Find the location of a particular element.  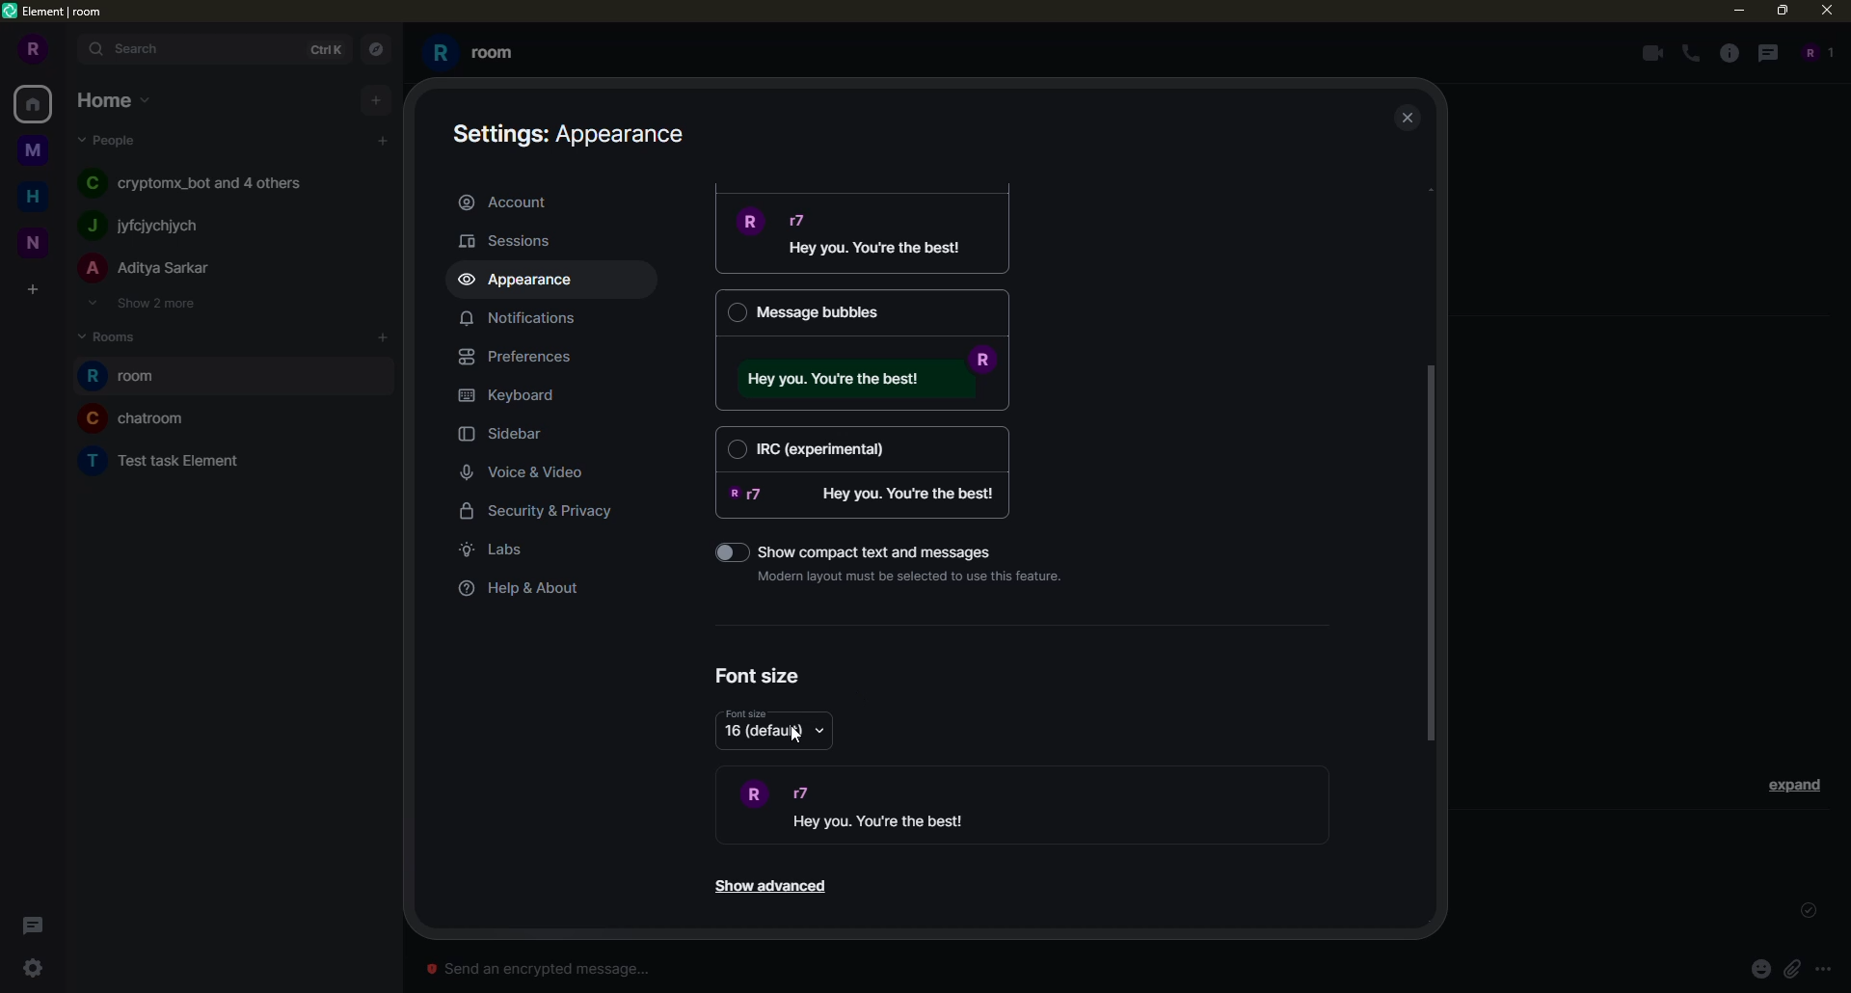

pin is located at coordinates (1791, 969).